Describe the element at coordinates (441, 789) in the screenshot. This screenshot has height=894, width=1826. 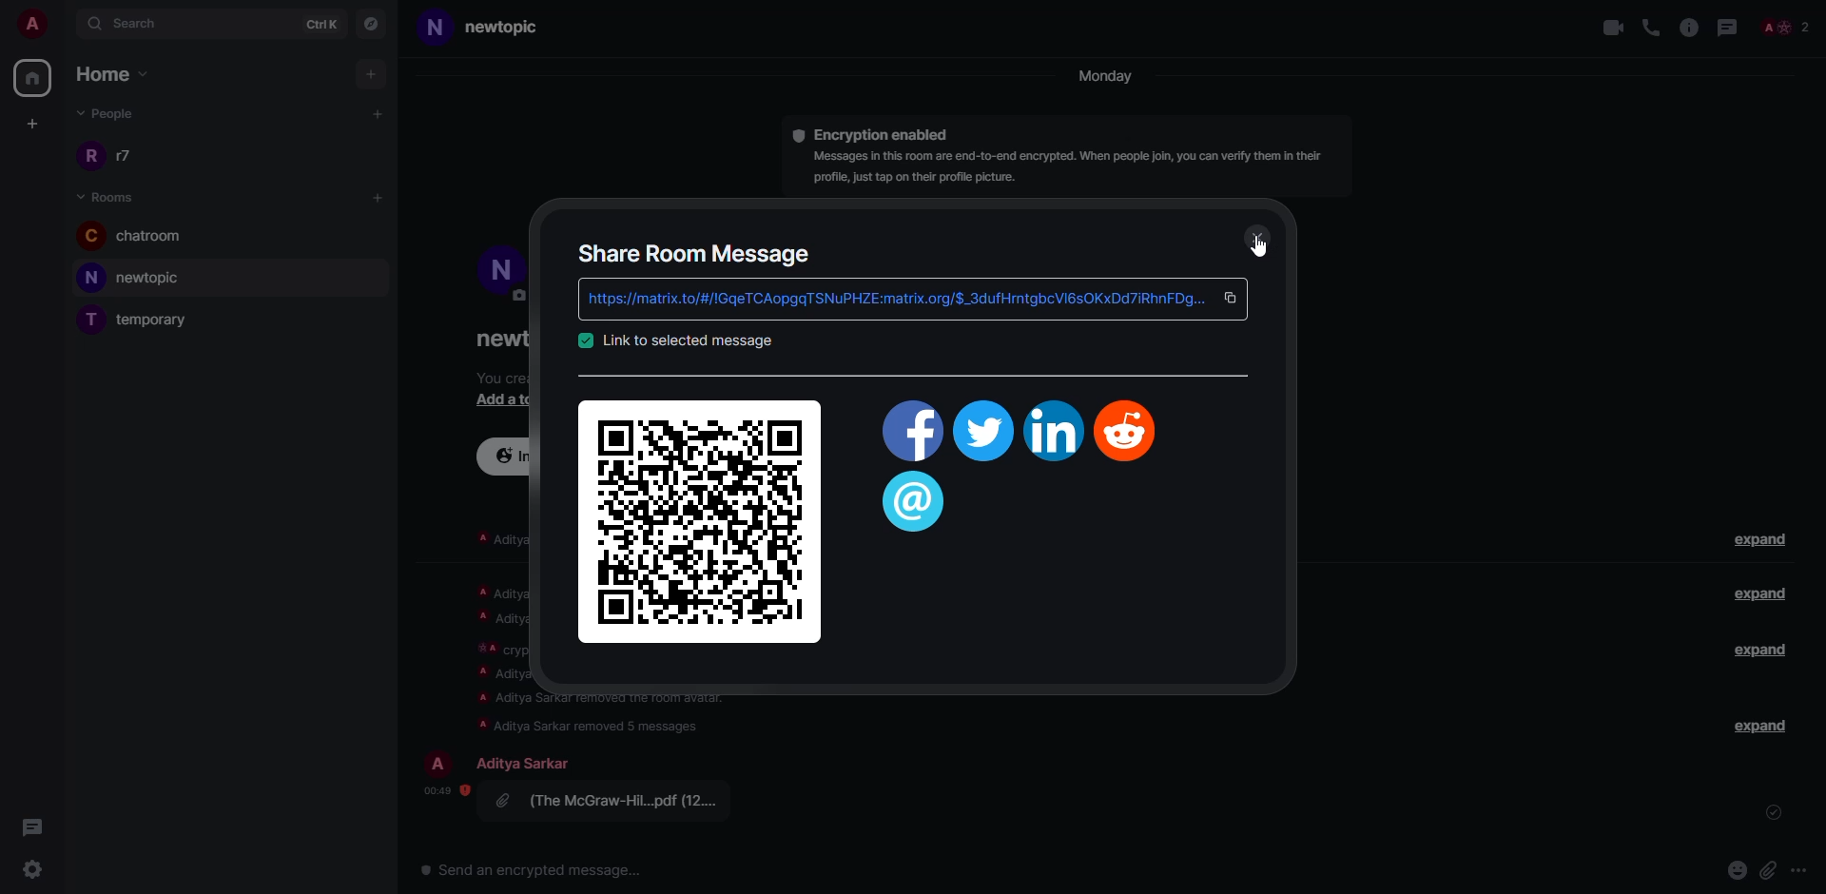
I see `time` at that location.